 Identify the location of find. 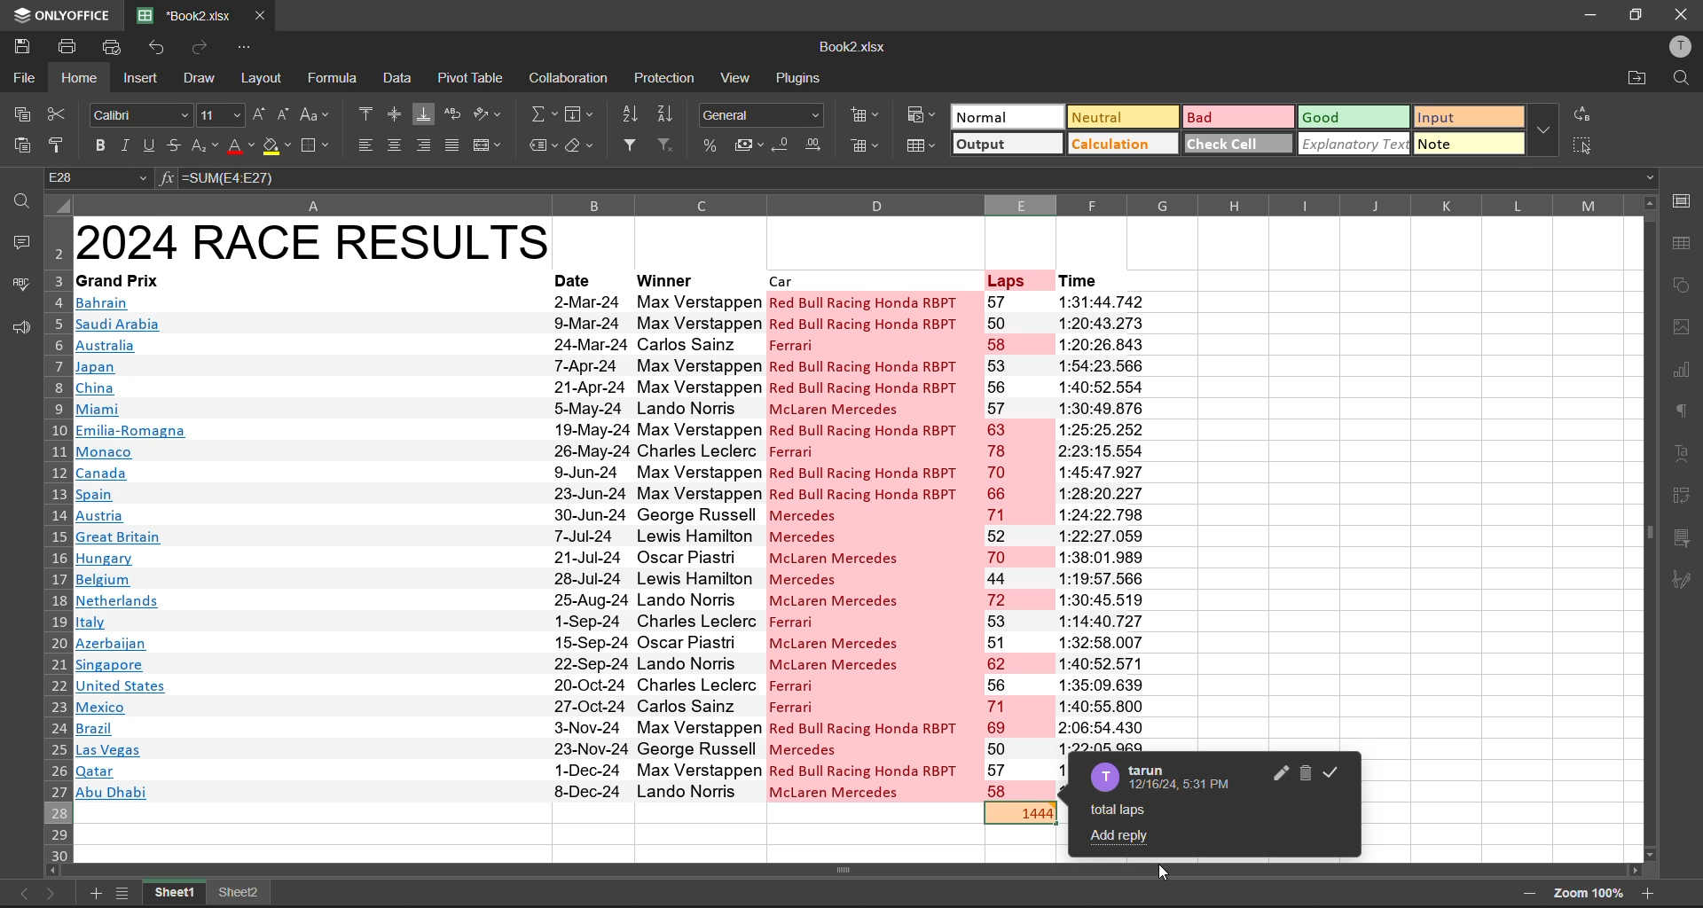
(1683, 79).